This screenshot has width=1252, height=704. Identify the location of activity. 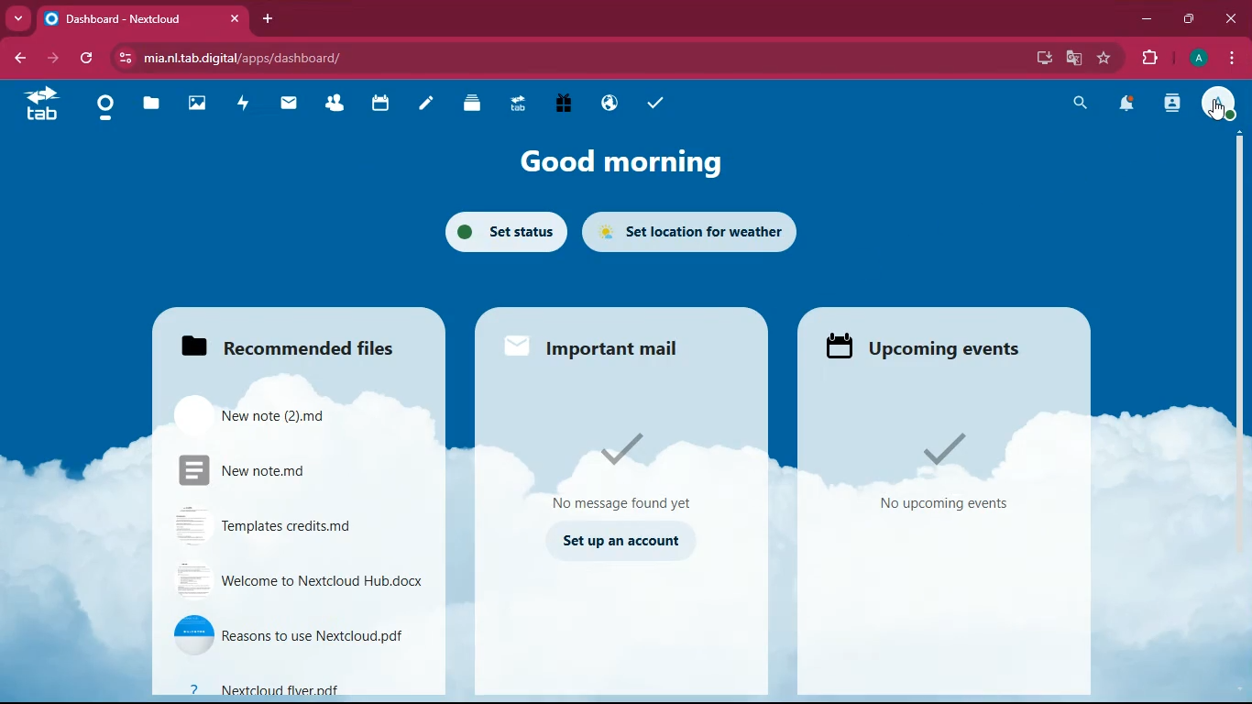
(247, 104).